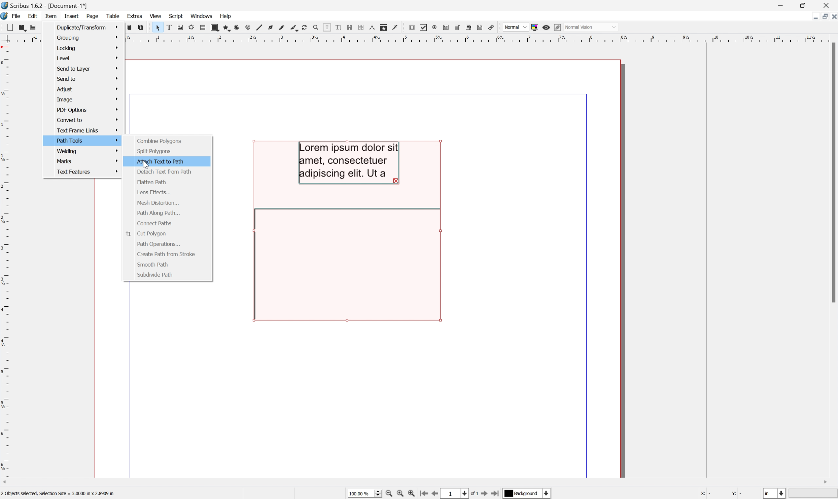  Describe the element at coordinates (384, 27) in the screenshot. I see `Copy item properties` at that location.